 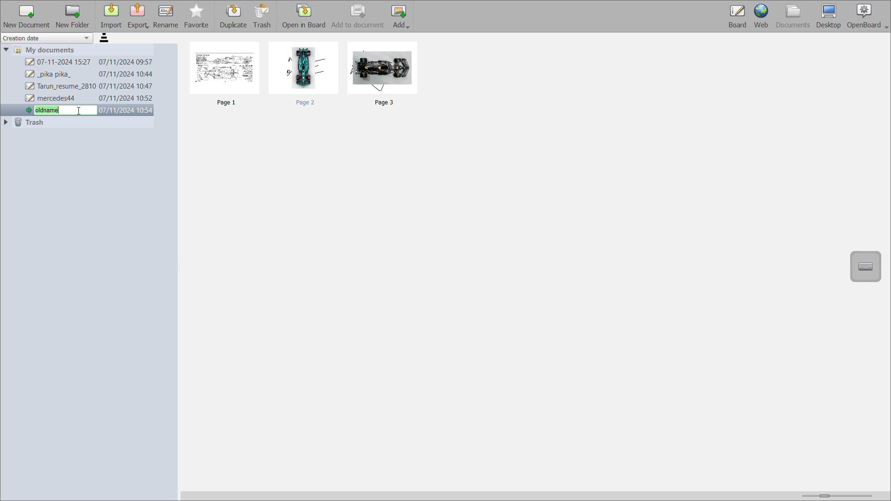 I want to click on my documents, so click(x=49, y=50).